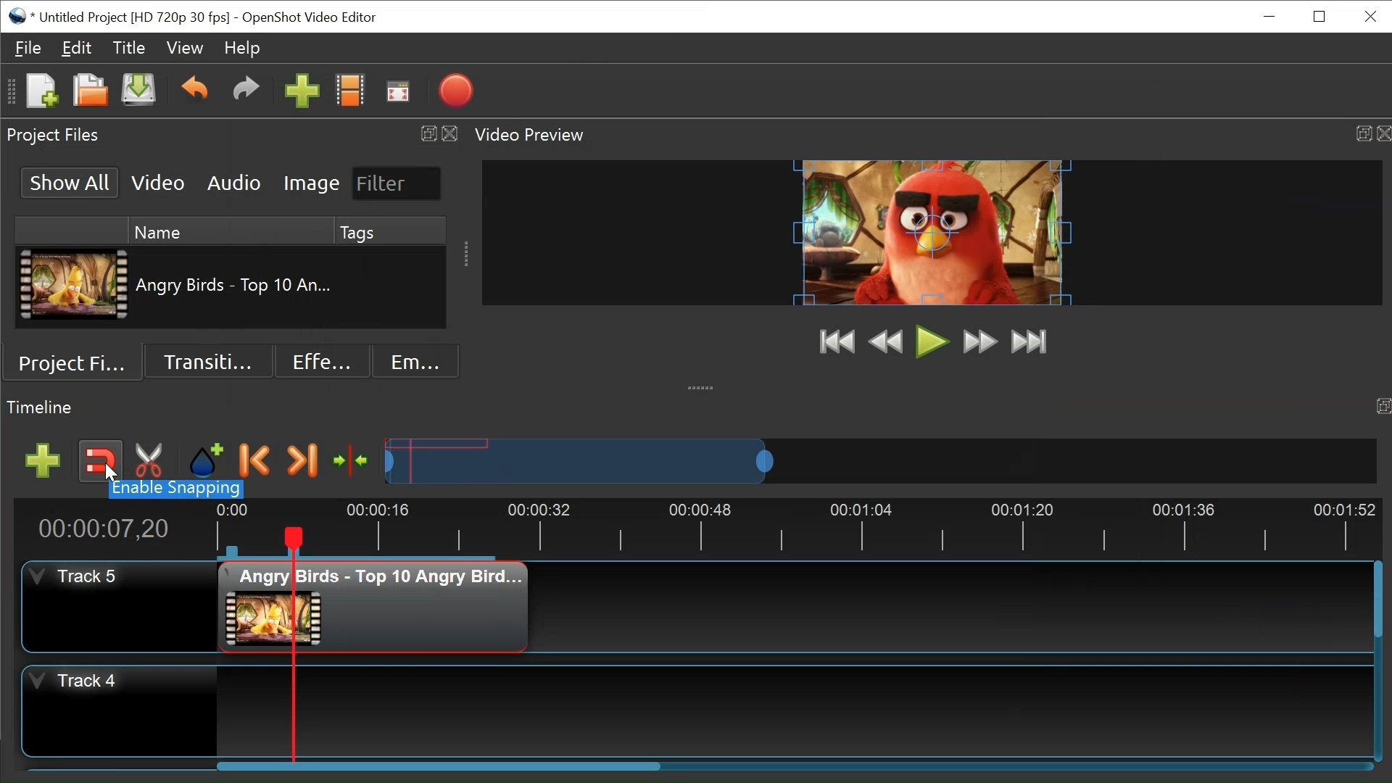 This screenshot has width=1392, height=783. Describe the element at coordinates (43, 463) in the screenshot. I see `Add Track` at that location.